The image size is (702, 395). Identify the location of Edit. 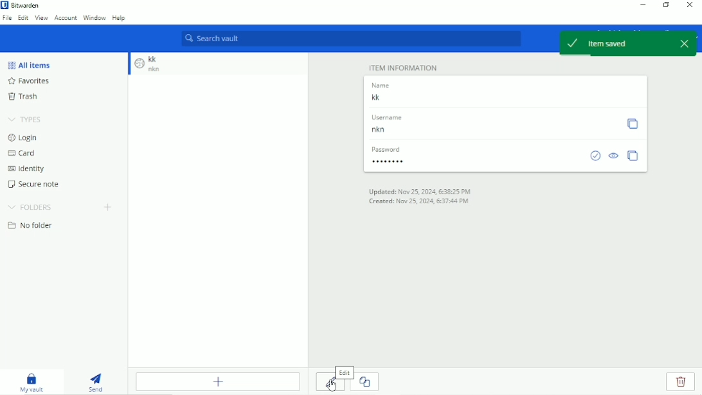
(23, 17).